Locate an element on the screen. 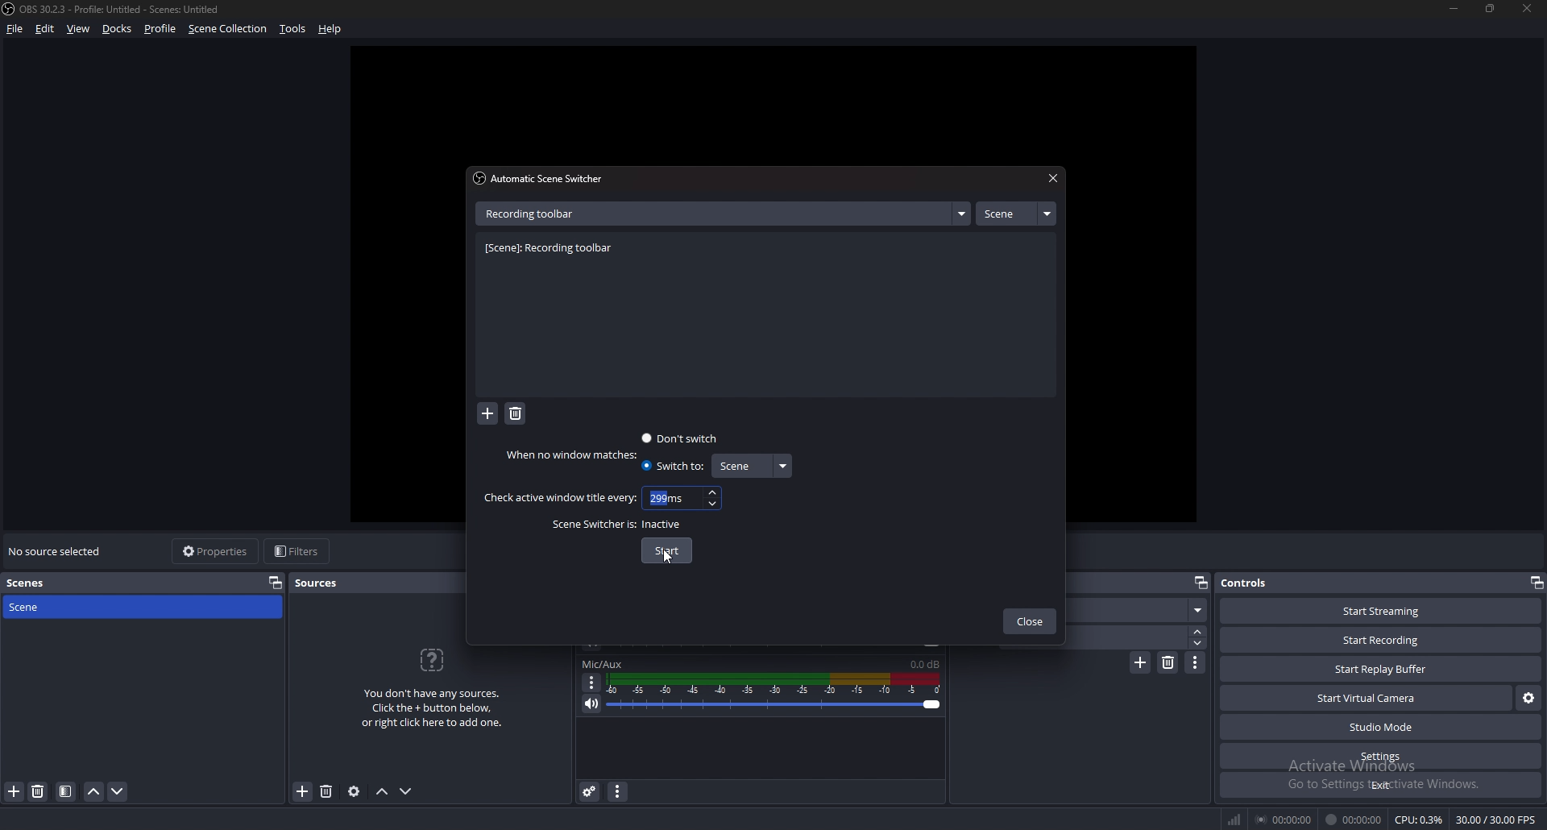  tools is located at coordinates (293, 28).